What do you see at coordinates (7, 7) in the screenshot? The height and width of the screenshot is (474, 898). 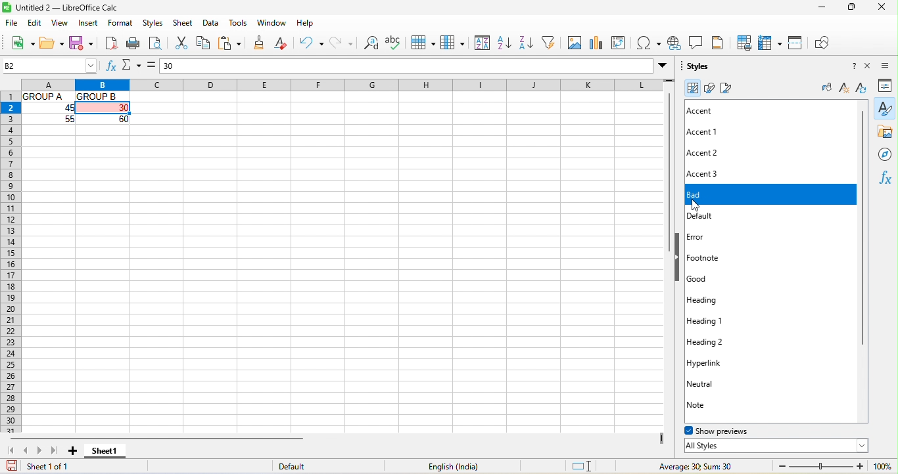 I see `LibreOffice Logo` at bounding box center [7, 7].